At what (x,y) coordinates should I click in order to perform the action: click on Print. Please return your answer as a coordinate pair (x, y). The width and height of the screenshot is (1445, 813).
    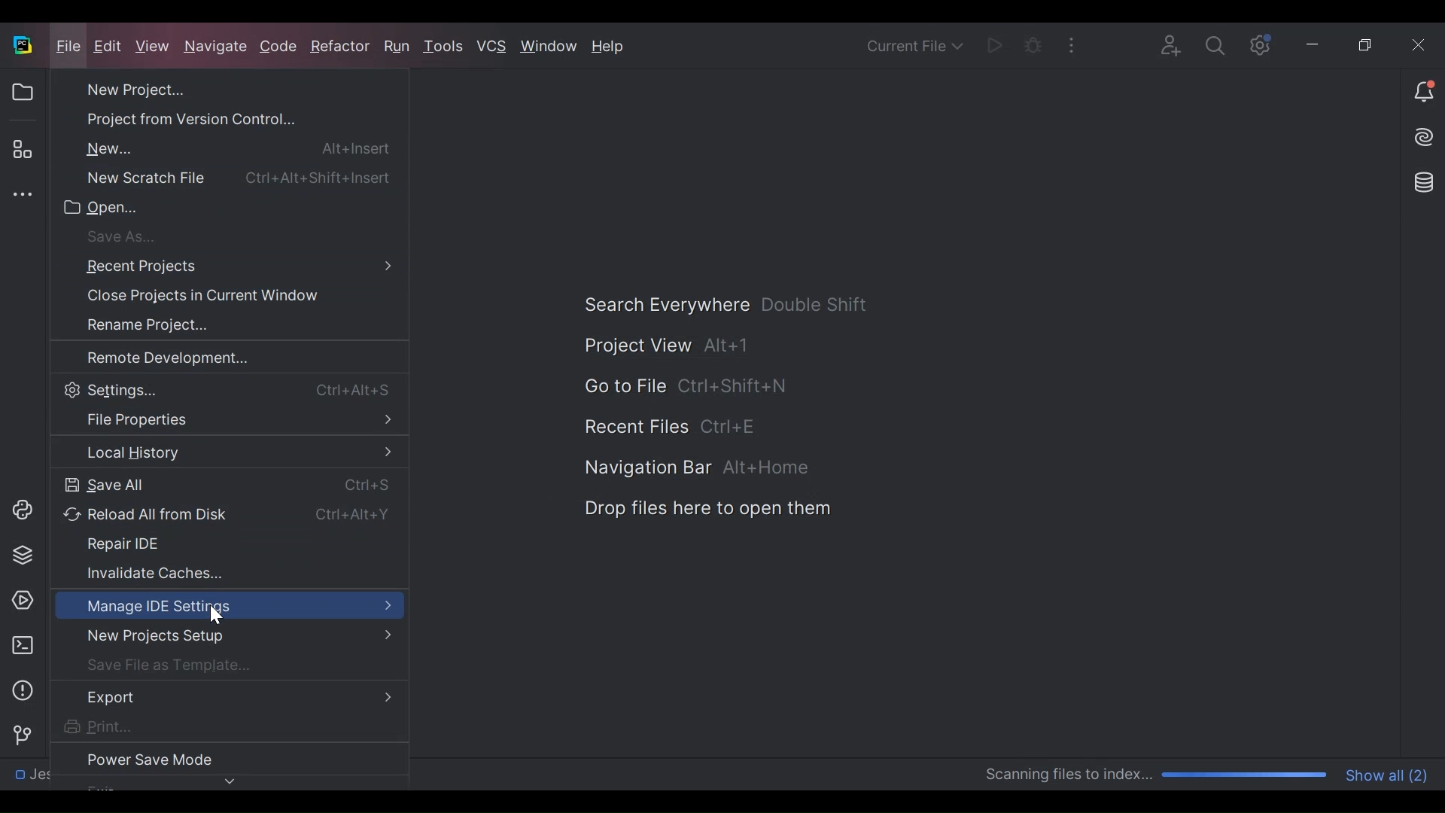
    Looking at the image, I should click on (208, 727).